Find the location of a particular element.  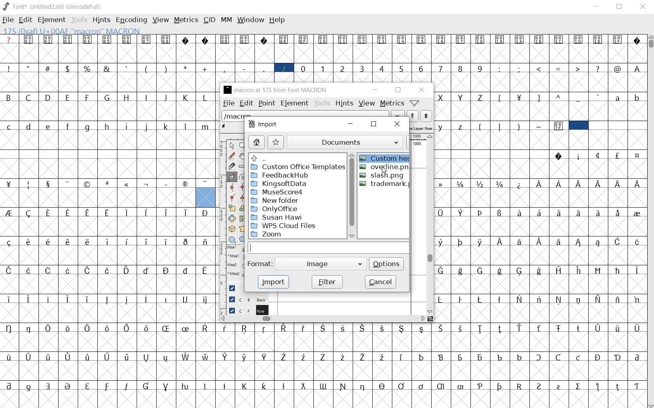

load word list is located at coordinates (304, 114).